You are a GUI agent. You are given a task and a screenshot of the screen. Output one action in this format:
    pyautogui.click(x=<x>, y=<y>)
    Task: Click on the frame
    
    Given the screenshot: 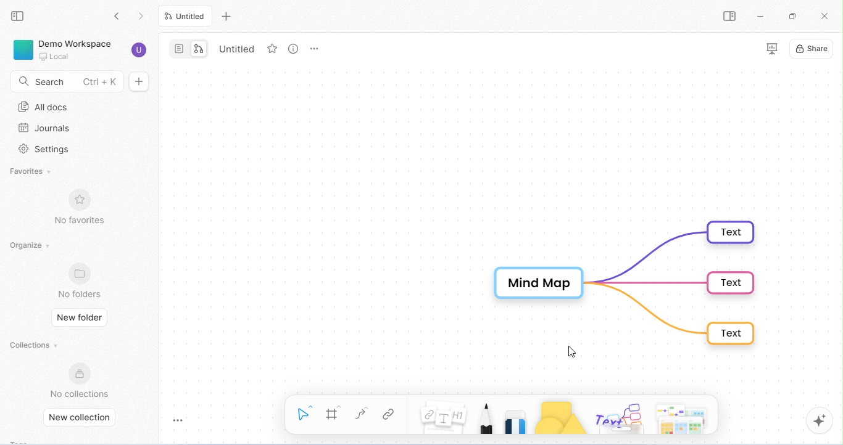 What is the action you would take?
    pyautogui.click(x=333, y=414)
    